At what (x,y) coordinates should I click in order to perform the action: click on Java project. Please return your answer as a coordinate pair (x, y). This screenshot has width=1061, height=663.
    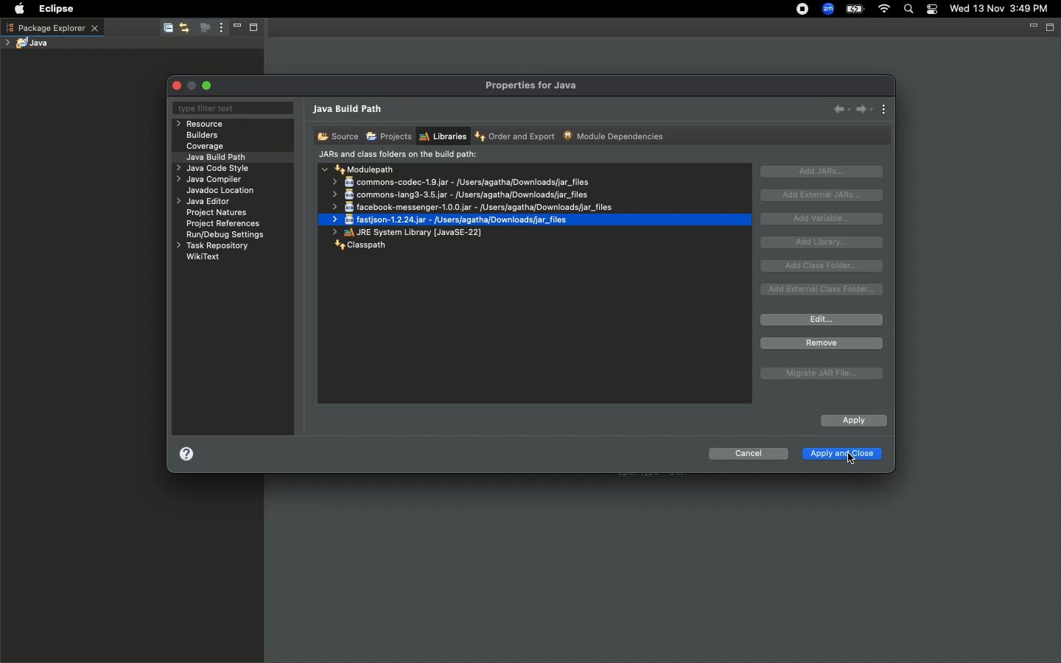
    Looking at the image, I should click on (30, 43).